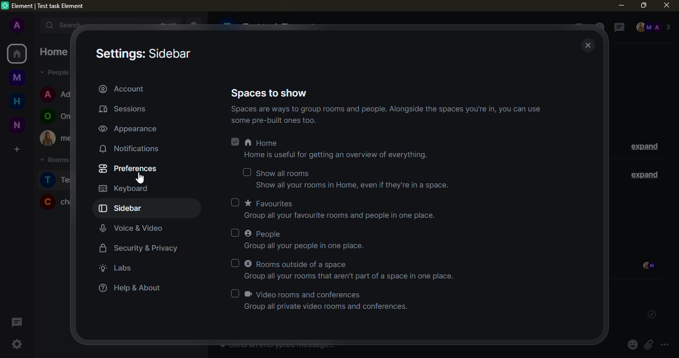 The height and width of the screenshot is (358, 679). Describe the element at coordinates (589, 46) in the screenshot. I see `close` at that location.